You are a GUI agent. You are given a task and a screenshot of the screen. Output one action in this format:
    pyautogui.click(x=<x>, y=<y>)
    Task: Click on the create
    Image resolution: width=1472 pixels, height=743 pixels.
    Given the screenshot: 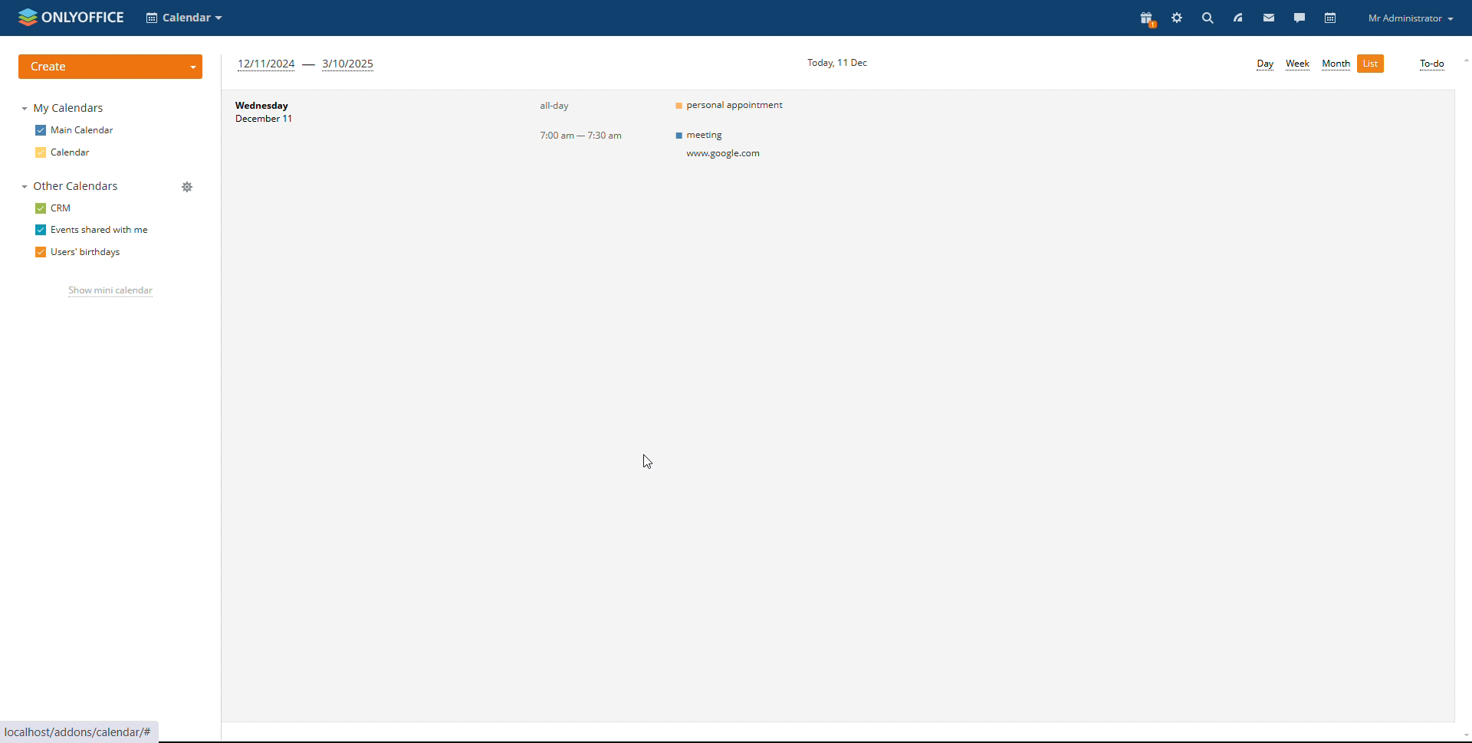 What is the action you would take?
    pyautogui.click(x=111, y=67)
    